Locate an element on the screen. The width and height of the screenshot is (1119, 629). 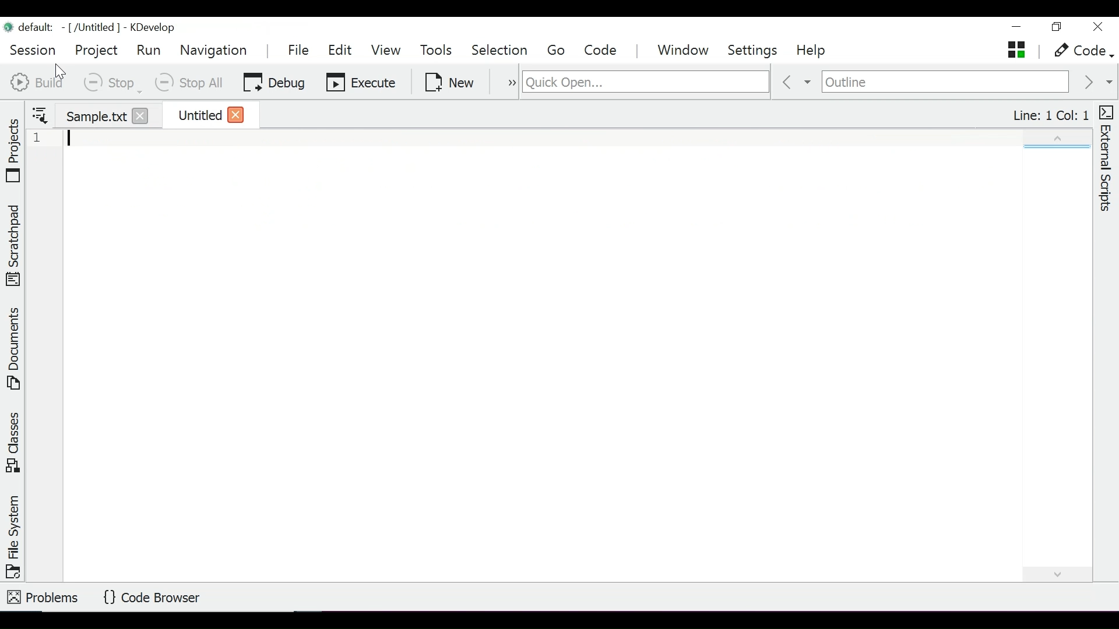
Toggle Classes tool view is located at coordinates (15, 444).